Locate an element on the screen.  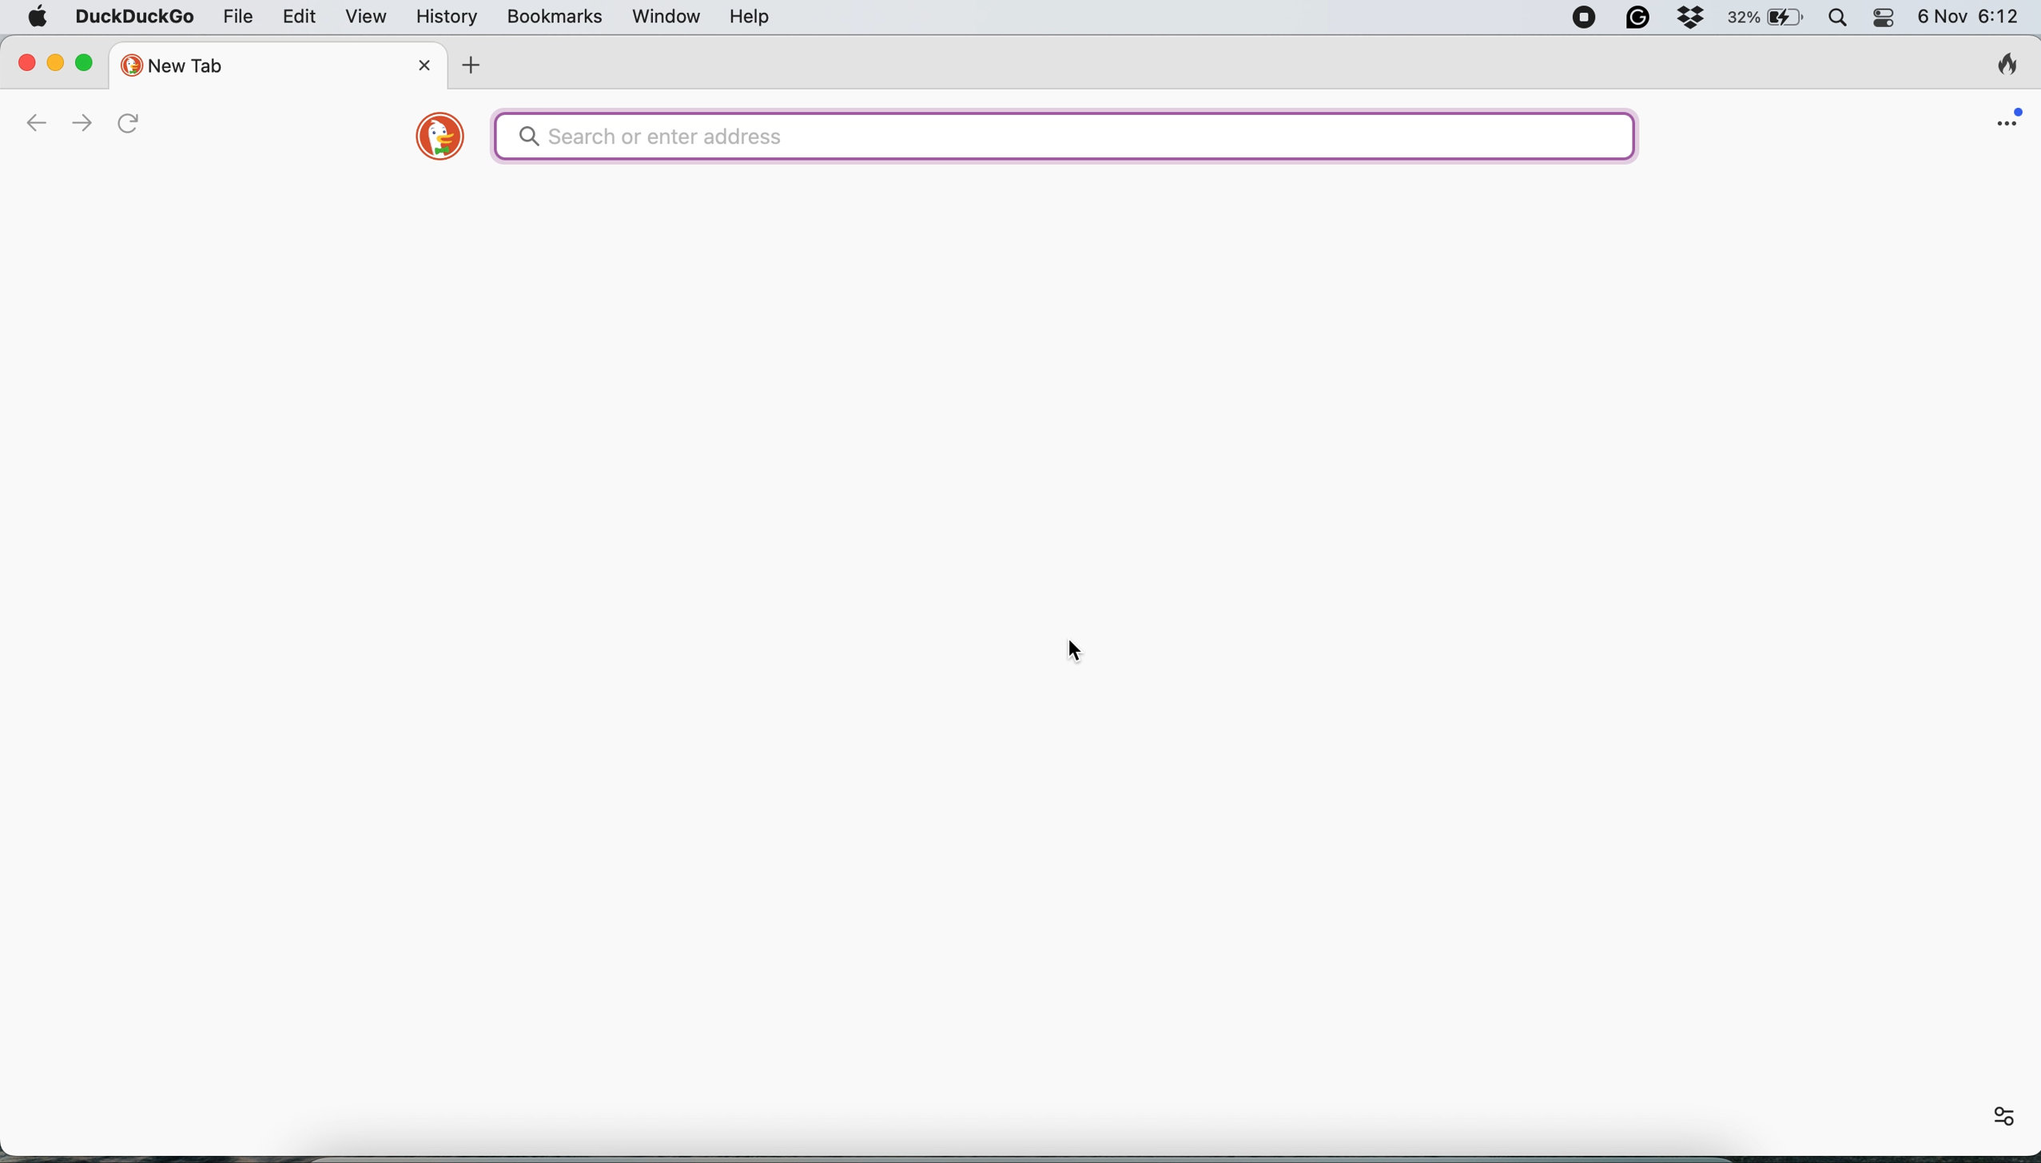
add new tab is located at coordinates (466, 65).